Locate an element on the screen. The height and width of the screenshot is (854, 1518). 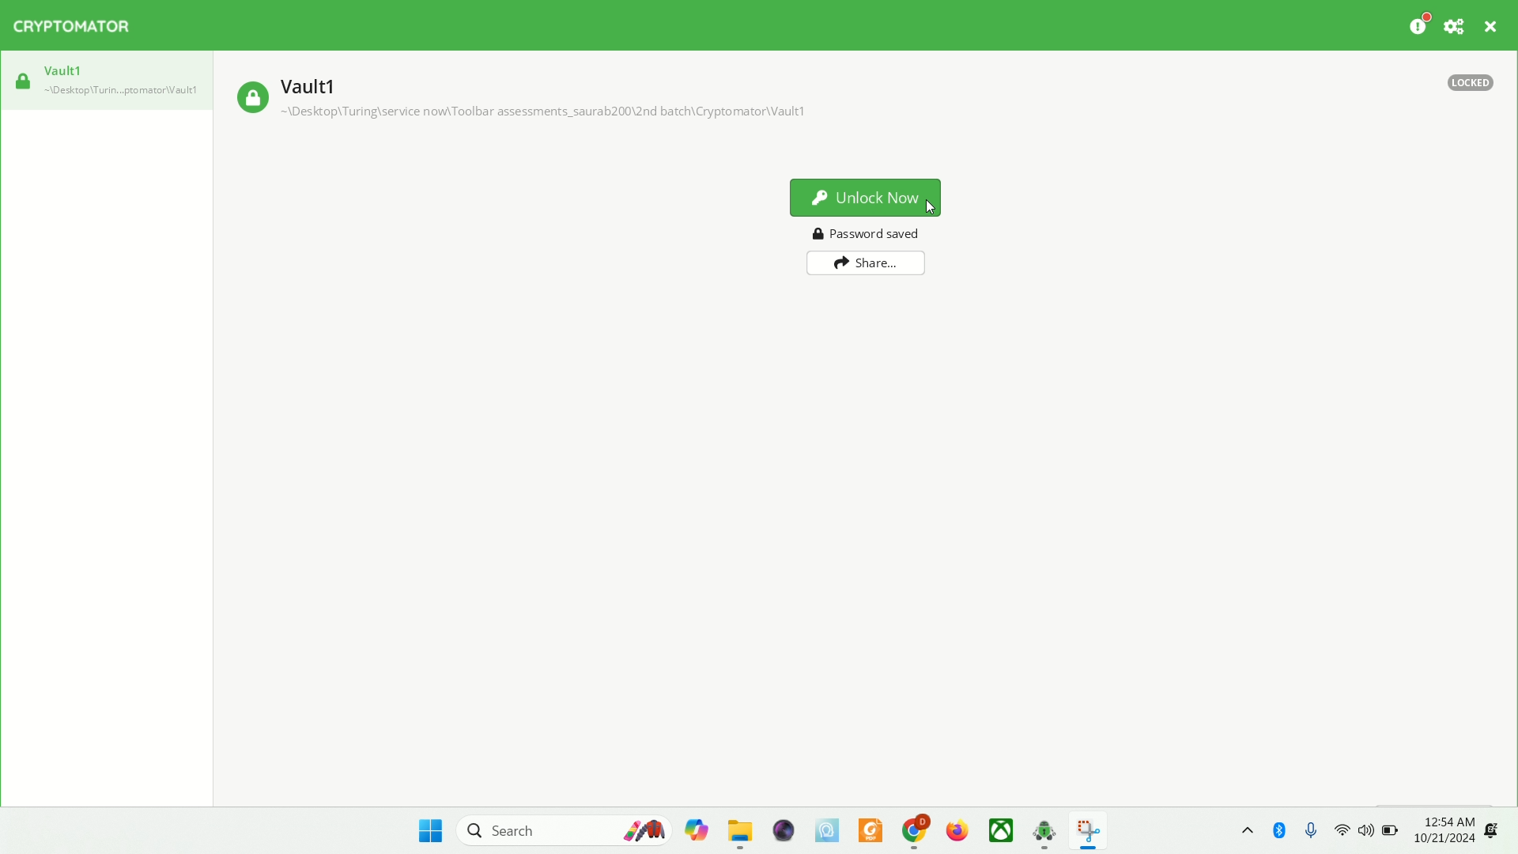
vault1 is located at coordinates (60, 72).